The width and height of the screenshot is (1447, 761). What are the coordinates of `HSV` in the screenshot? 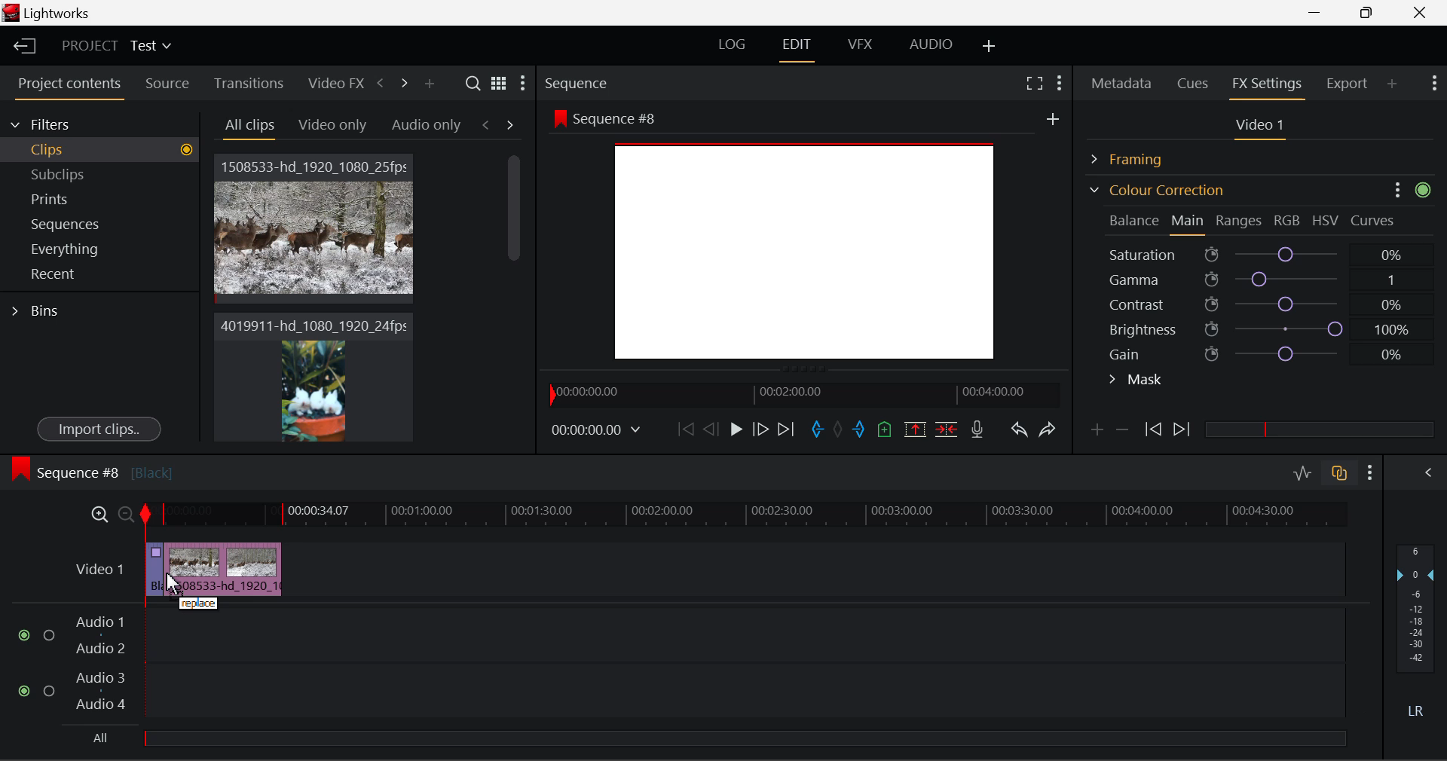 It's located at (1326, 220).